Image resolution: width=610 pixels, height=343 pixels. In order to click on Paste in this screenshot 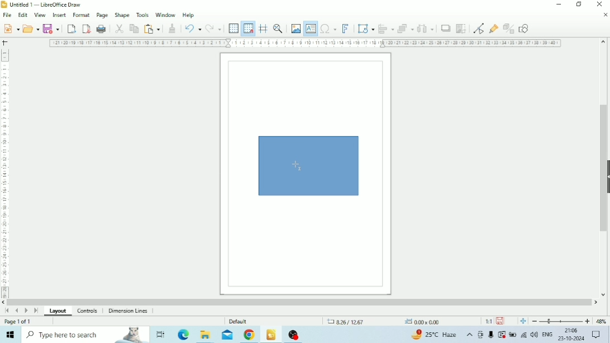, I will do `click(152, 29)`.